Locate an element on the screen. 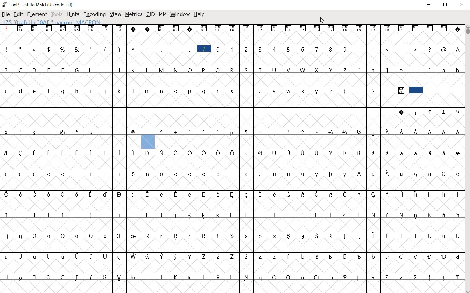 This screenshot has width=470, height=293. J is located at coordinates (120, 70).